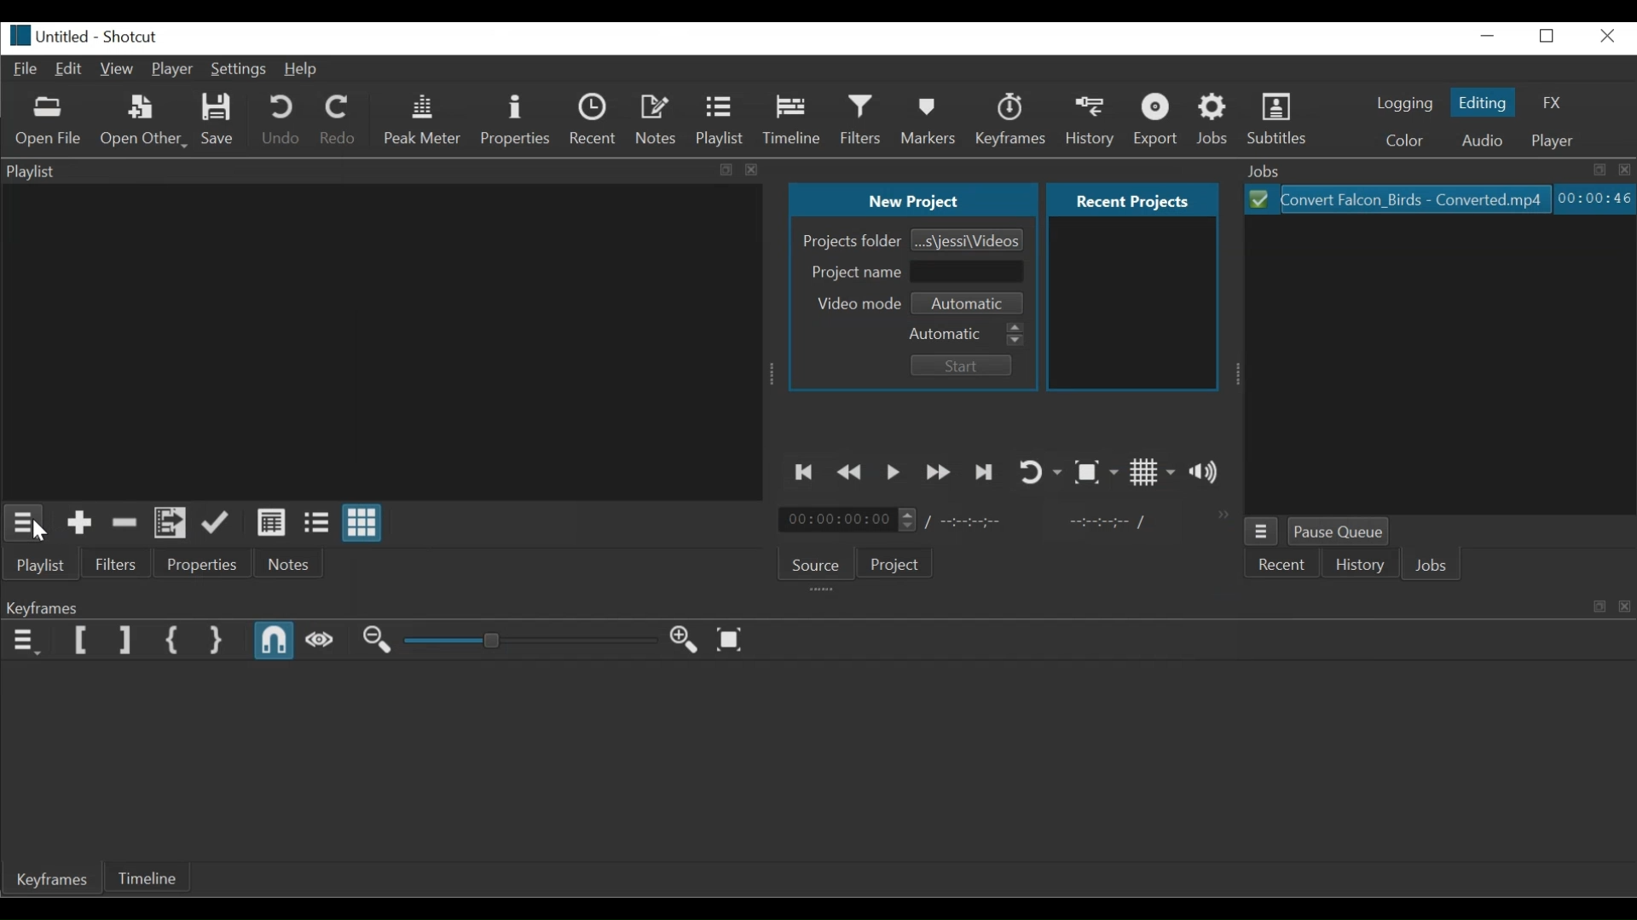 The image size is (1637, 920). Describe the element at coordinates (720, 120) in the screenshot. I see `Playlist` at that location.